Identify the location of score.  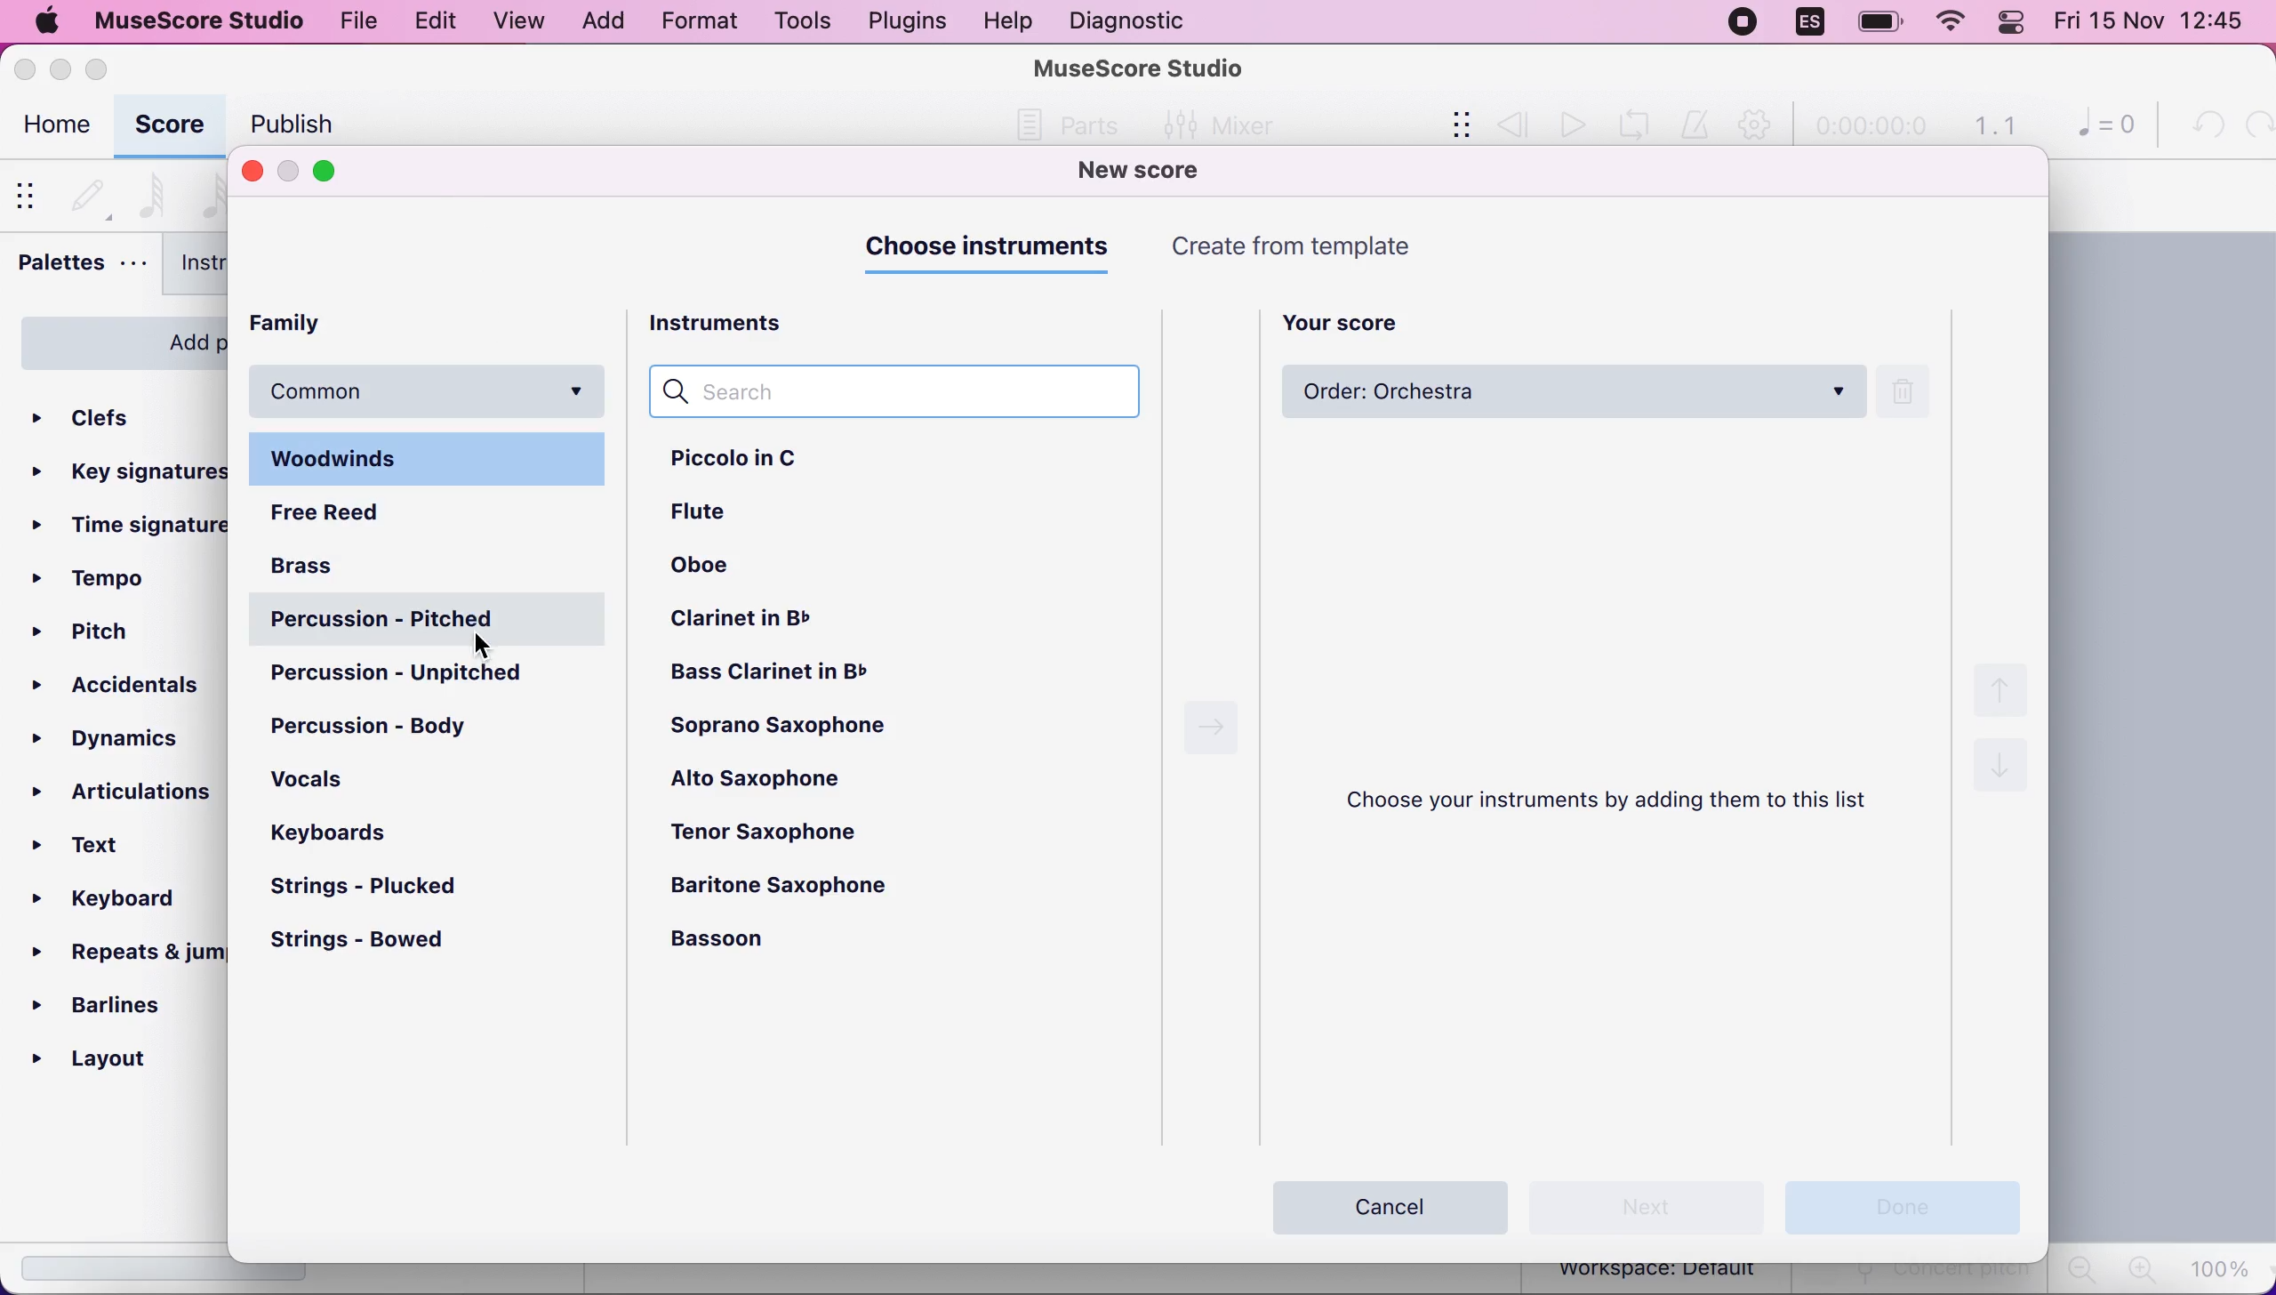
(169, 126).